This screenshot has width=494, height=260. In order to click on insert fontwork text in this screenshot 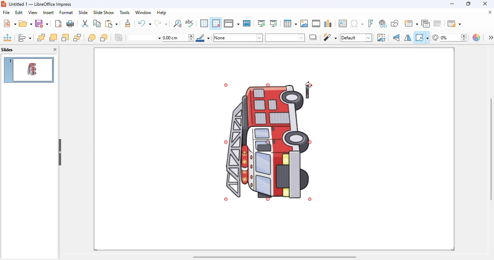, I will do `click(371, 23)`.